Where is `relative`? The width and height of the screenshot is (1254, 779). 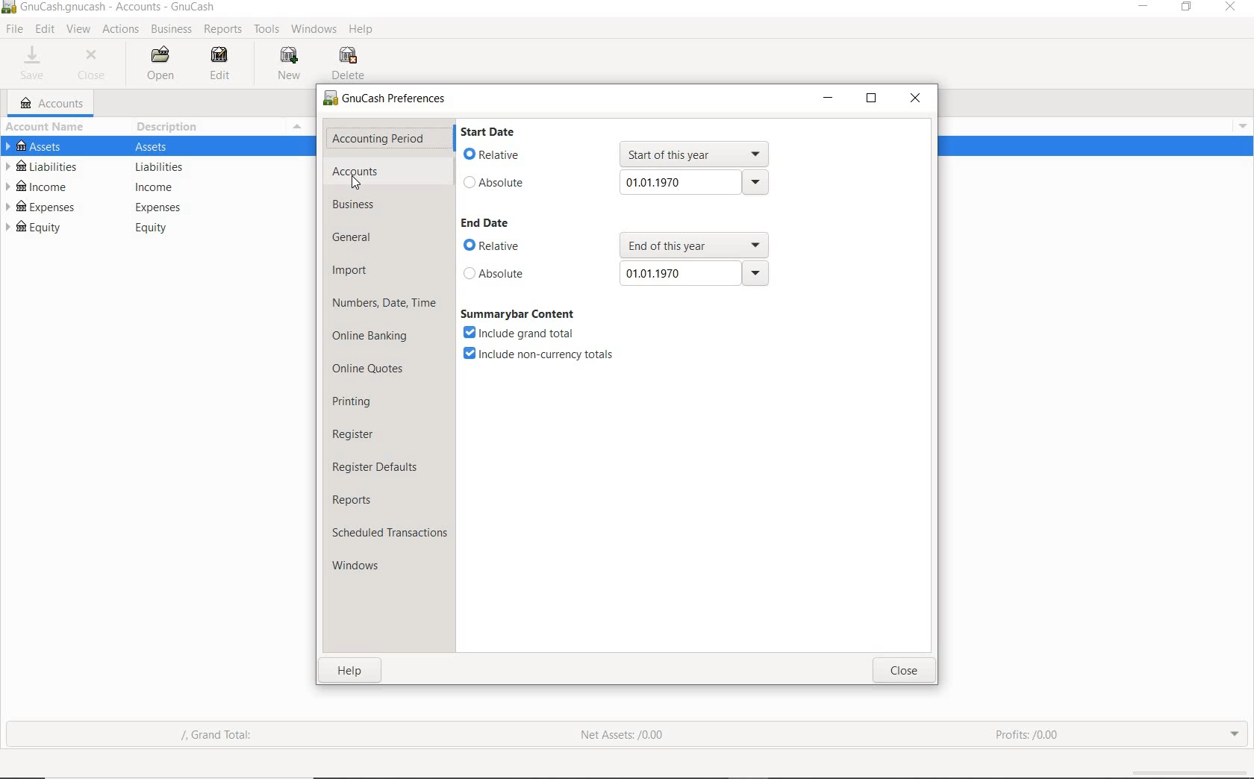 relative is located at coordinates (494, 155).